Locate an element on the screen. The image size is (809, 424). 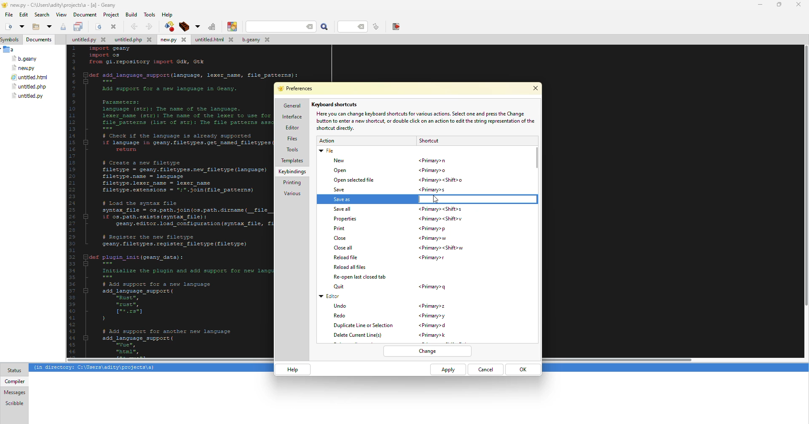
open selected is located at coordinates (355, 180).